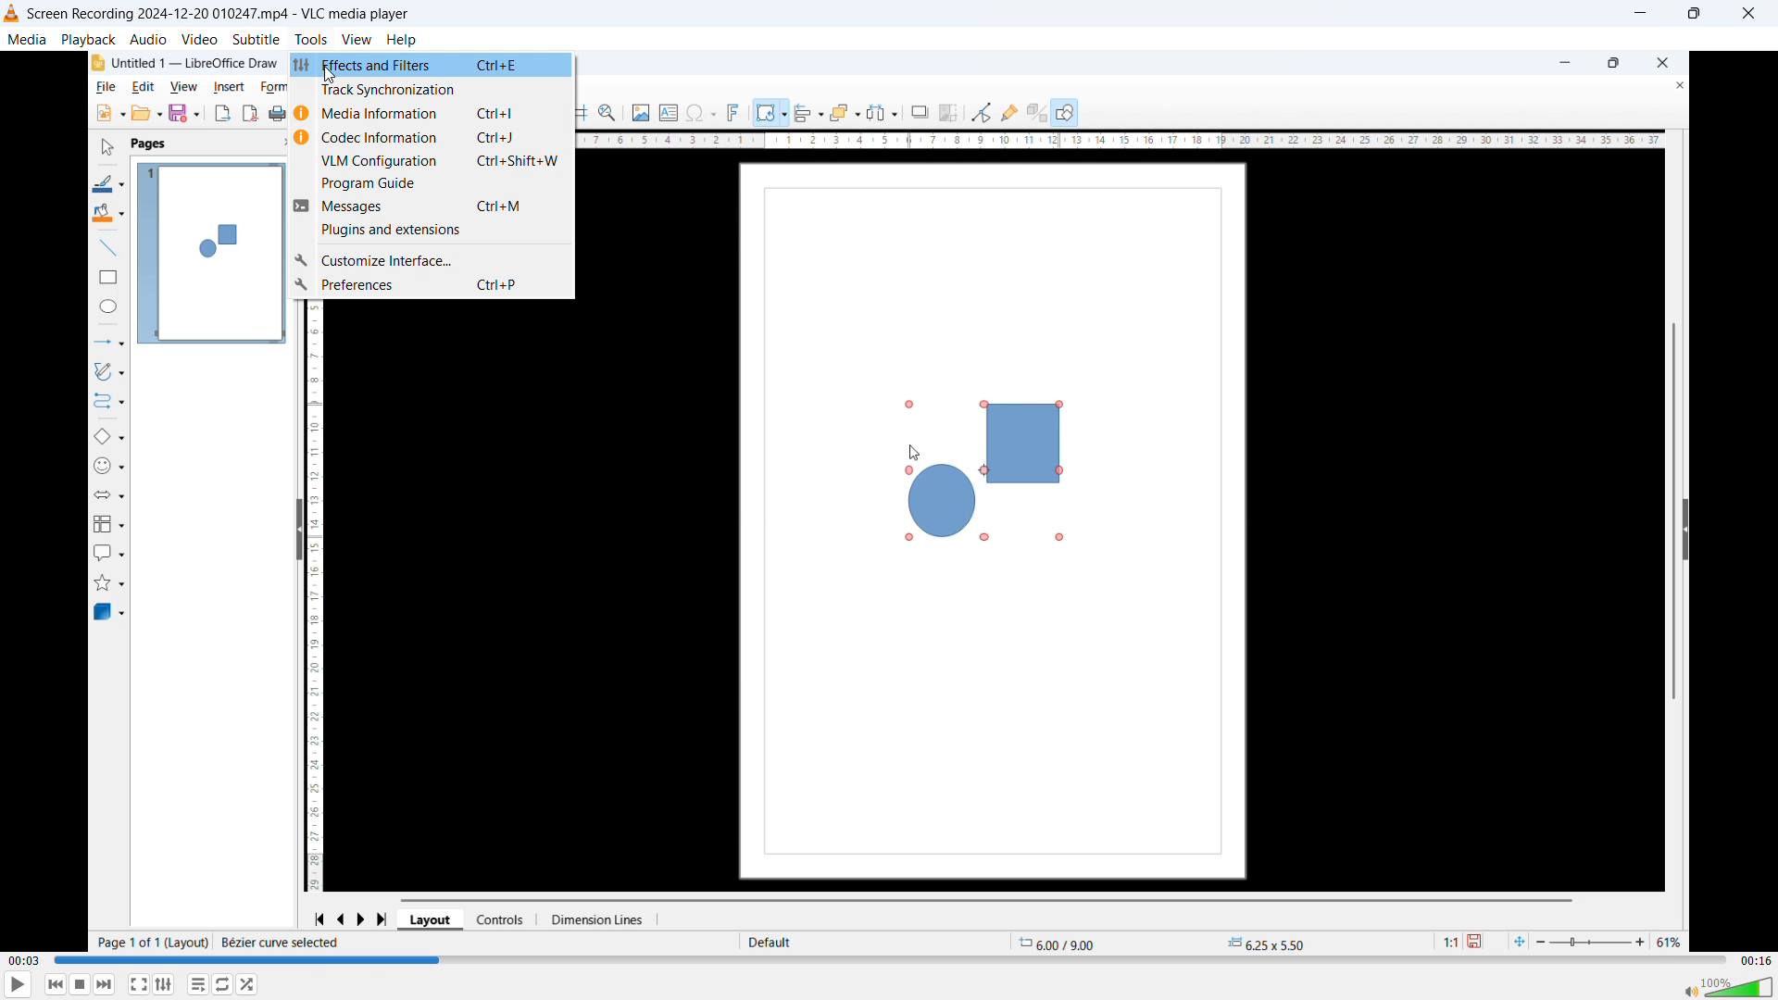 This screenshot has width=1778, height=1000. Describe the element at coordinates (432, 184) in the screenshot. I see `programme guide ` at that location.